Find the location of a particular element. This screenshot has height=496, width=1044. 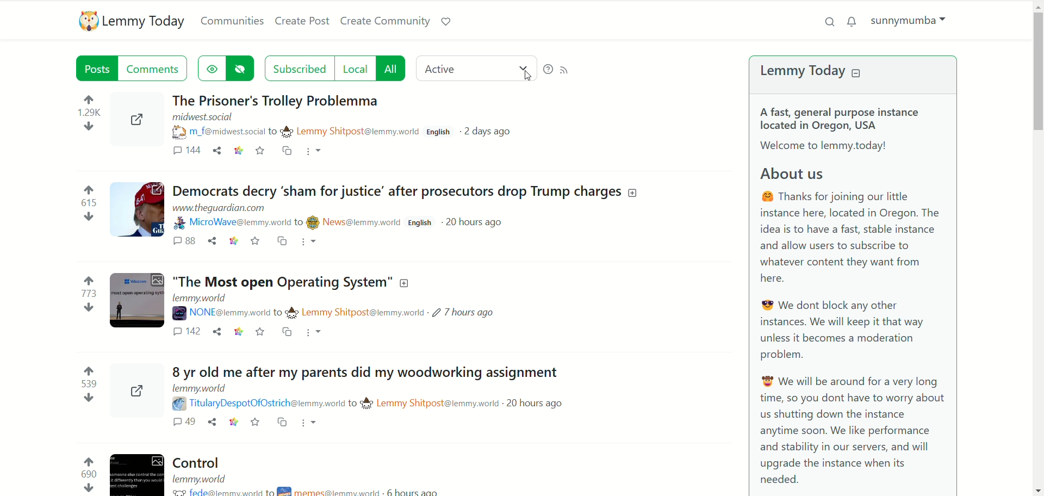

vertical scroll bar is located at coordinates (1037, 247).